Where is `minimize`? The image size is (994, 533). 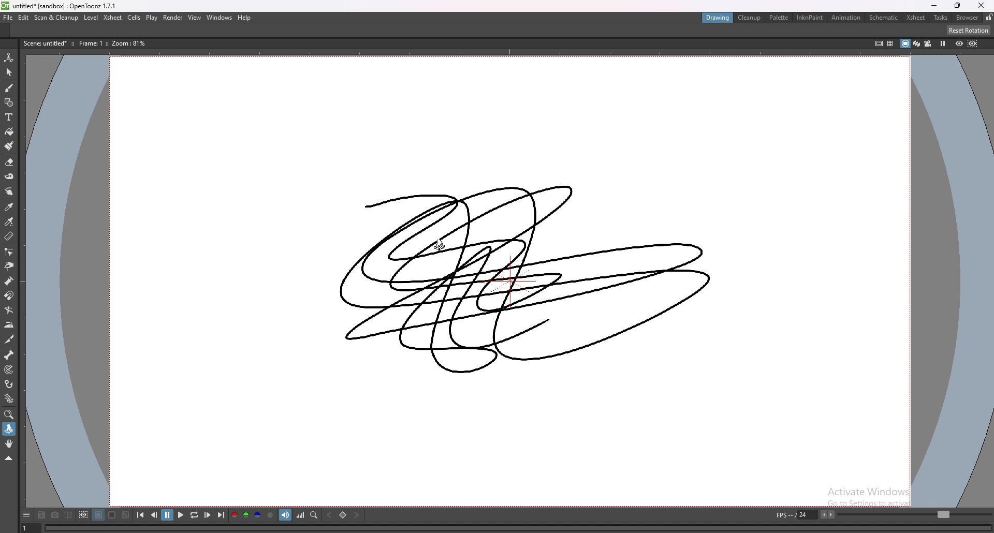 minimize is located at coordinates (935, 6).